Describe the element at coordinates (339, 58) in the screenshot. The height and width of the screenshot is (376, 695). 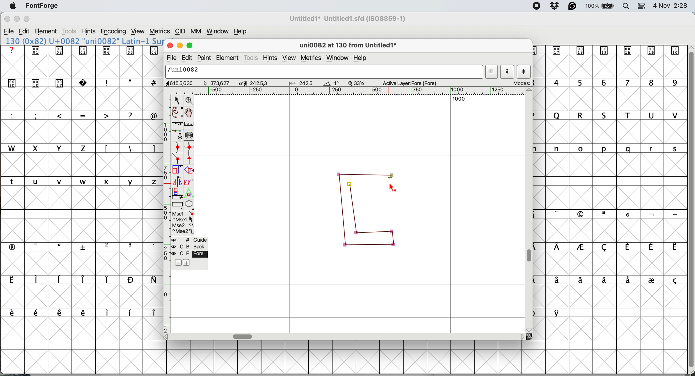
I see `window` at that location.